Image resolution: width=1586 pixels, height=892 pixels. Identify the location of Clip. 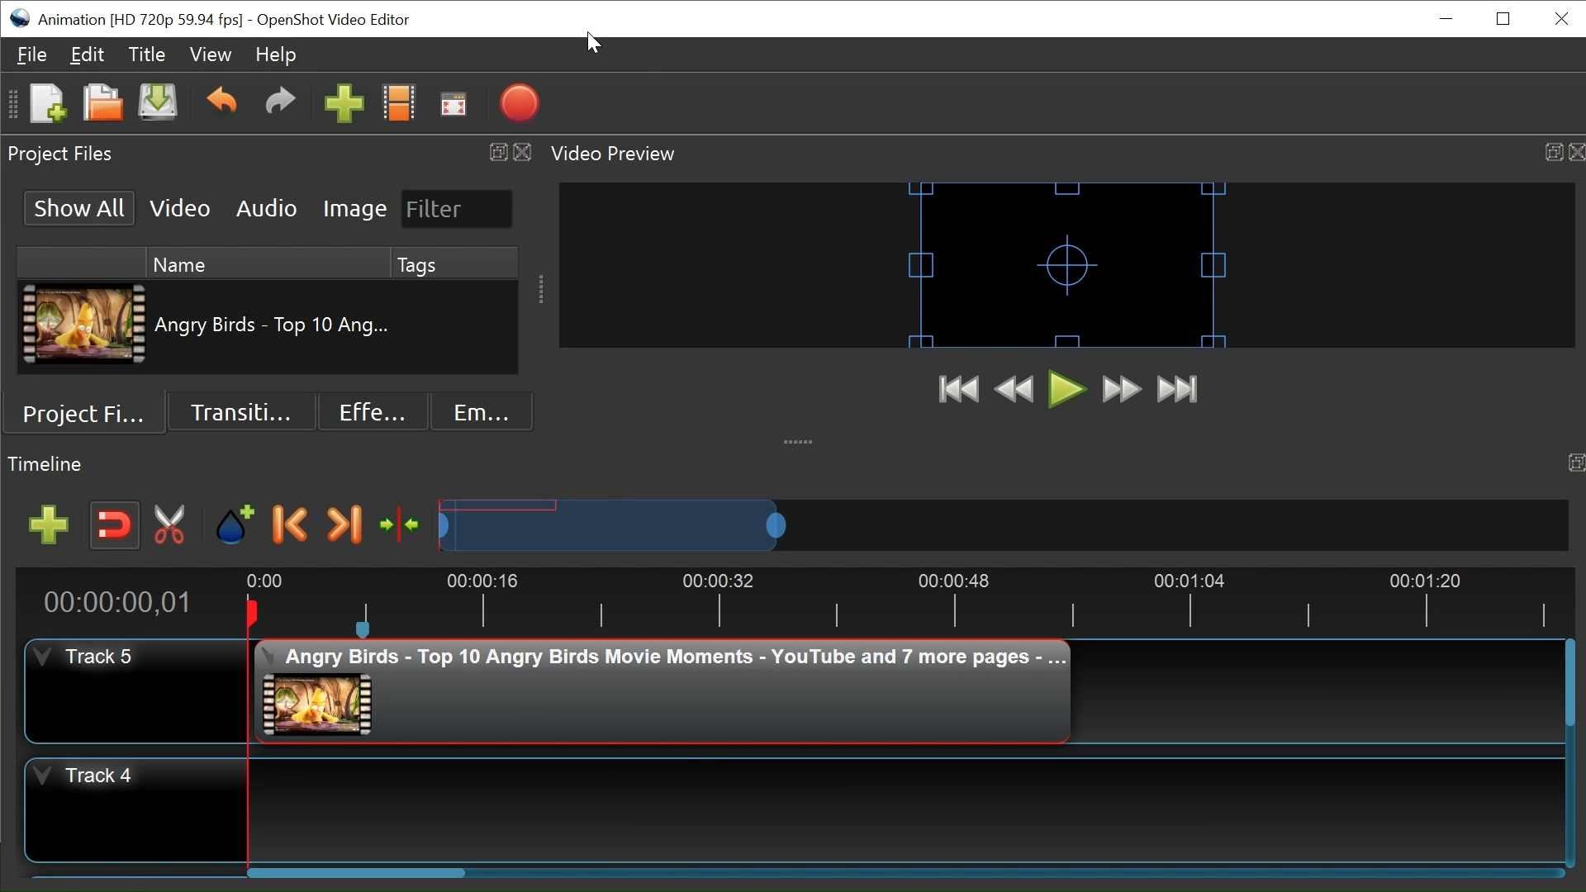
(662, 690).